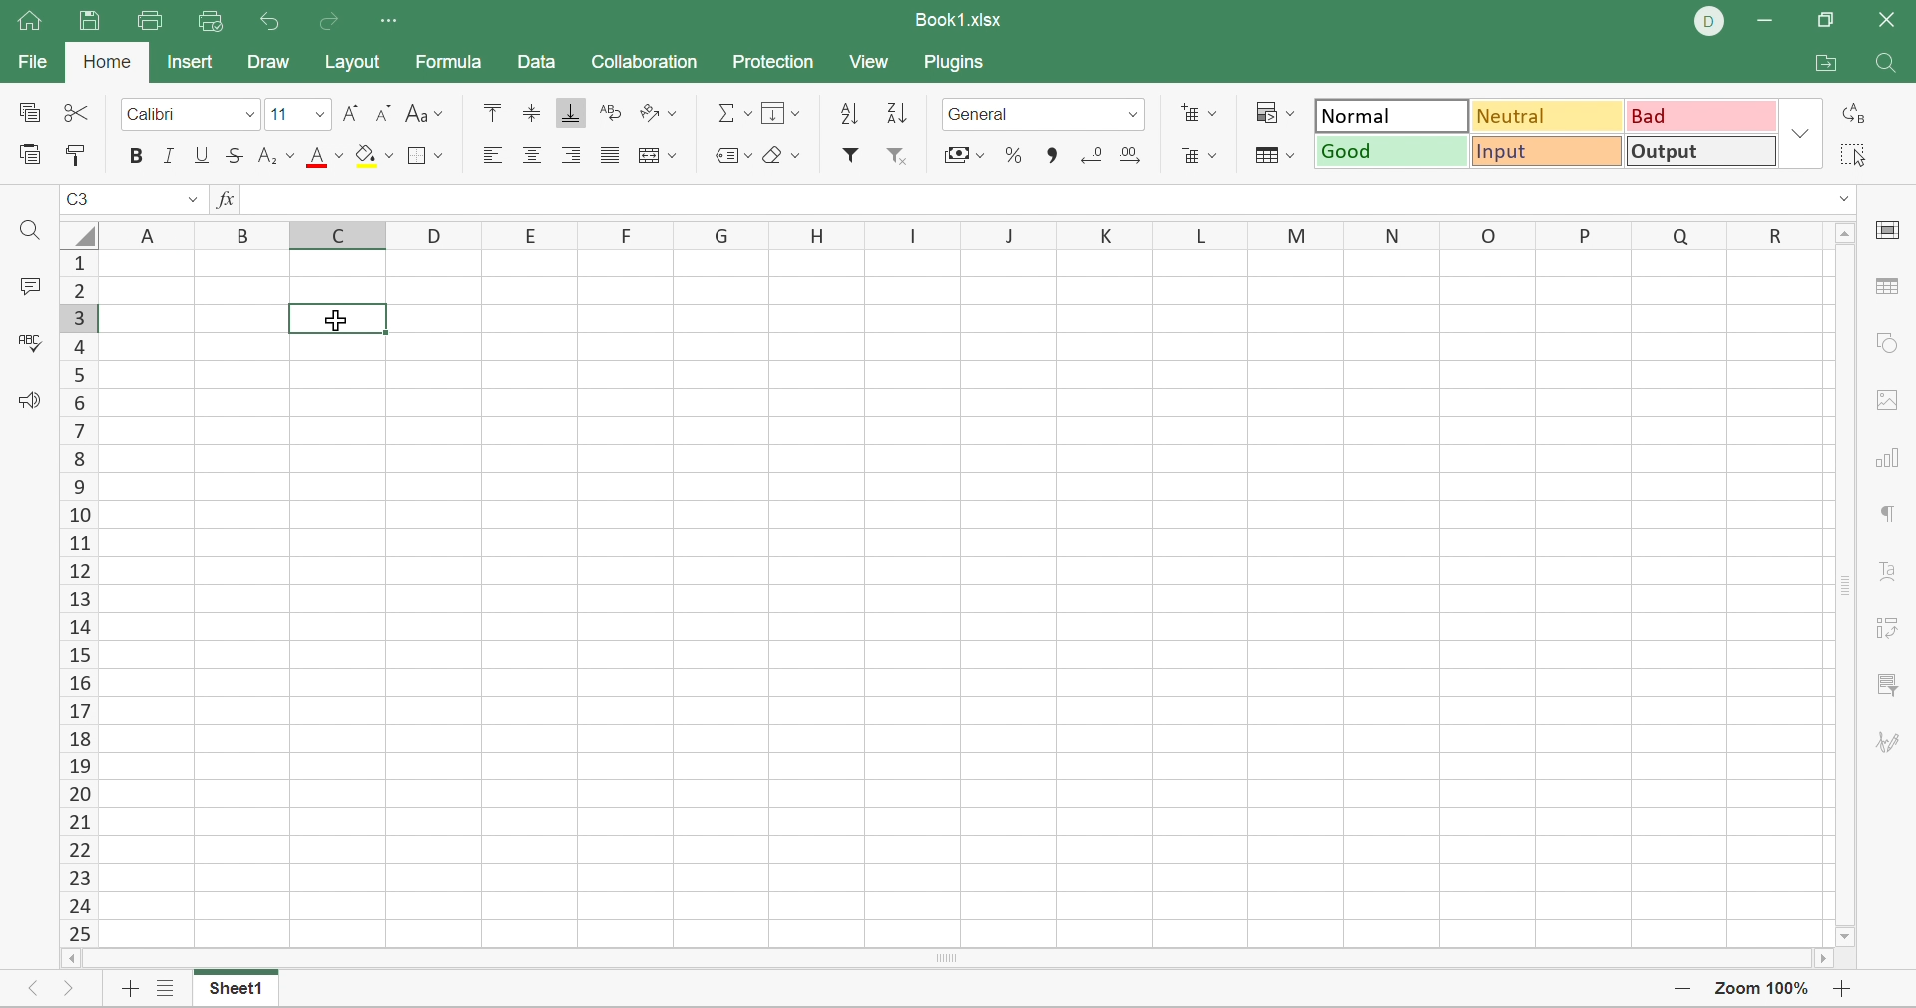 This screenshot has height=1008, width=1916. I want to click on Align Left, so click(488, 155).